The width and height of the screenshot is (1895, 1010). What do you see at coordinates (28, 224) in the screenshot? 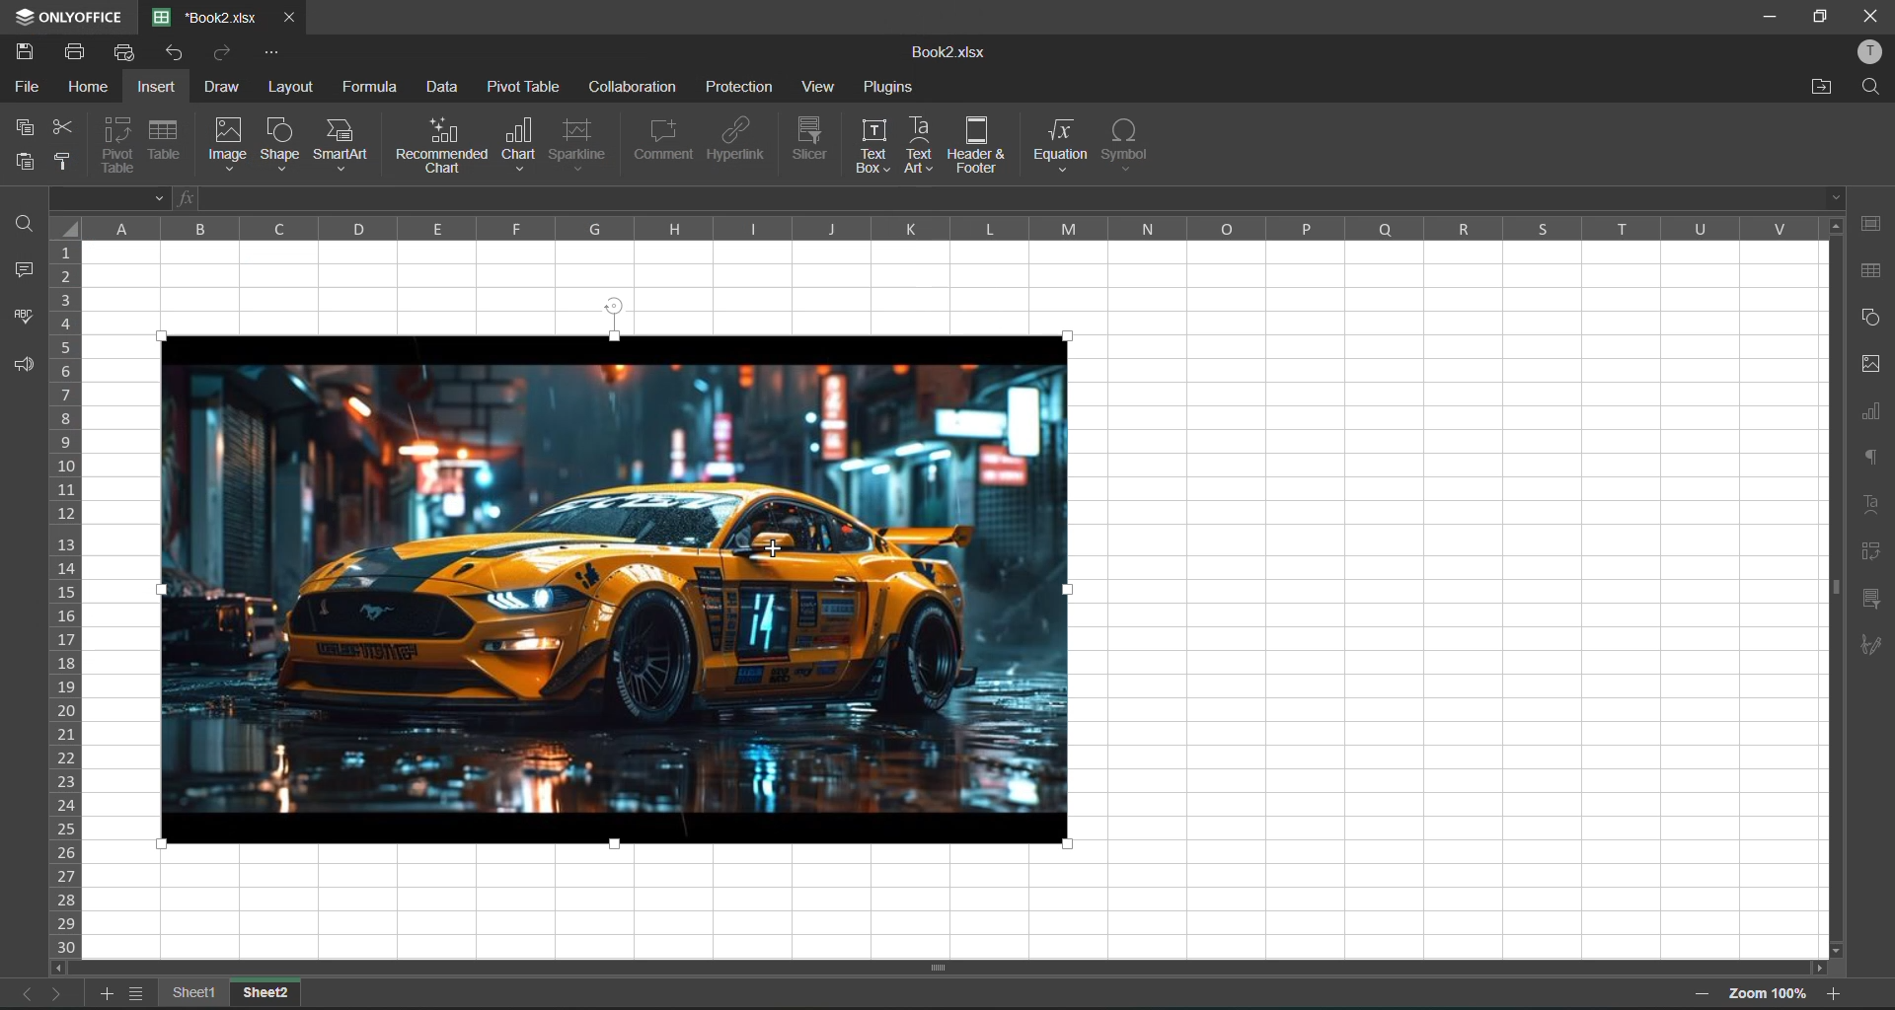
I see `find` at bounding box center [28, 224].